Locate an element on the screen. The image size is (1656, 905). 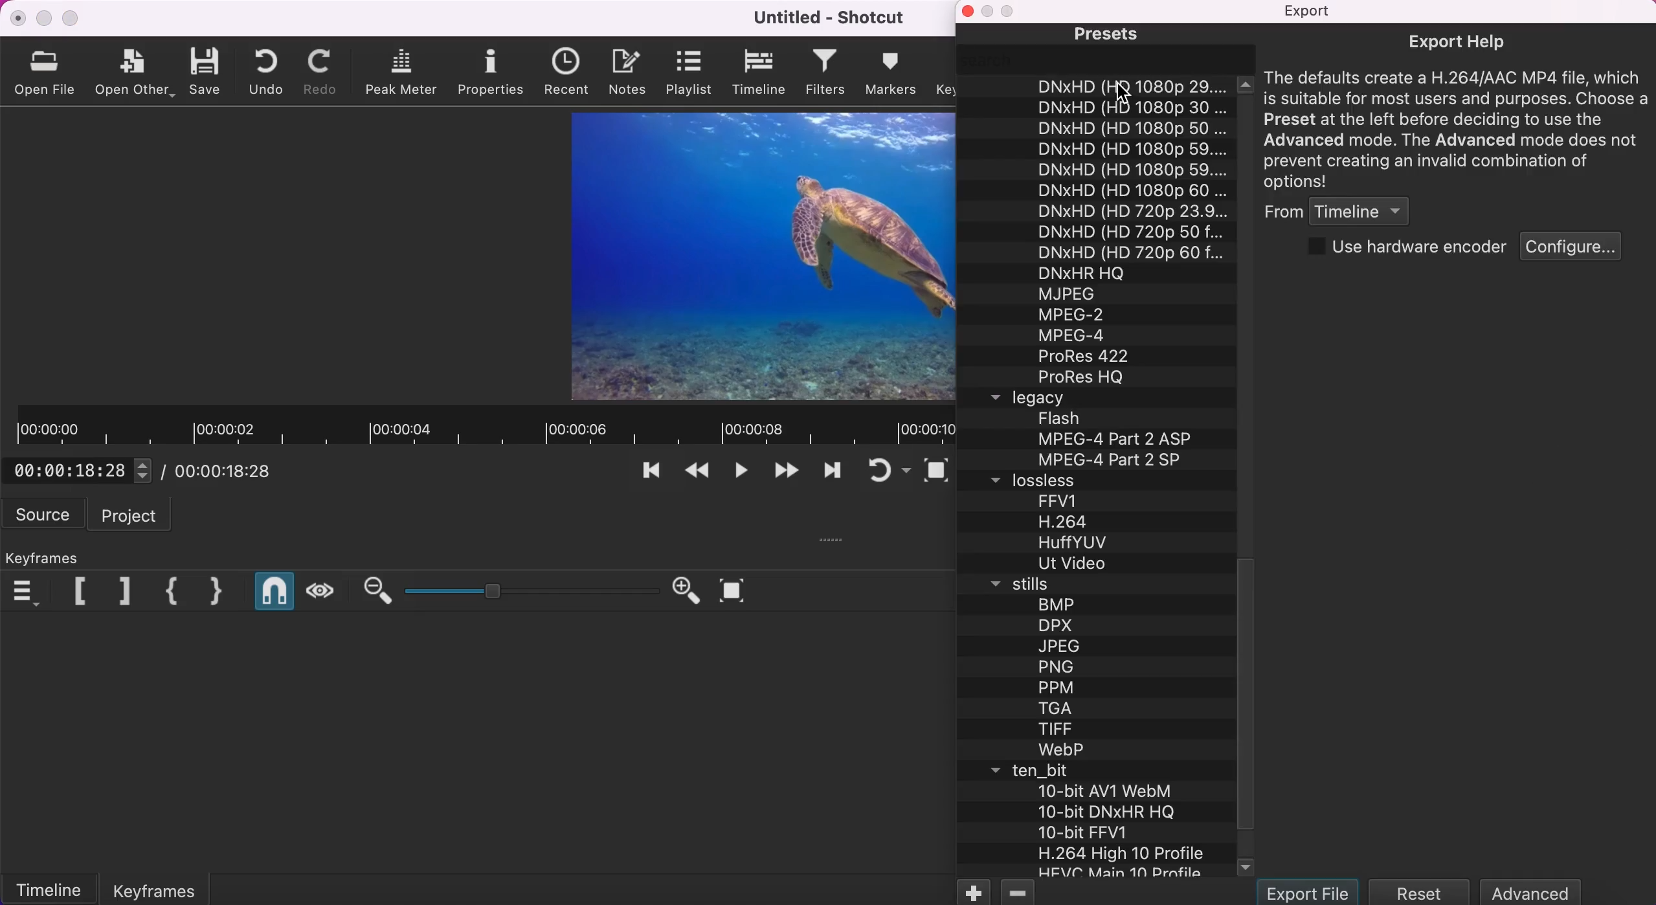
Untitled - Shotcut is located at coordinates (827, 19).